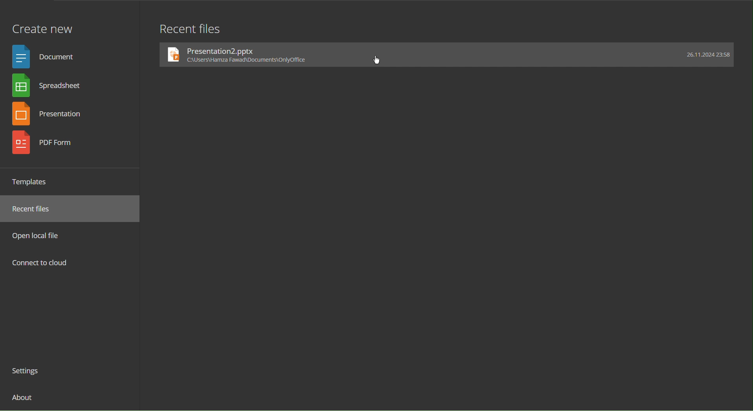  Describe the element at coordinates (33, 182) in the screenshot. I see `Templates` at that location.